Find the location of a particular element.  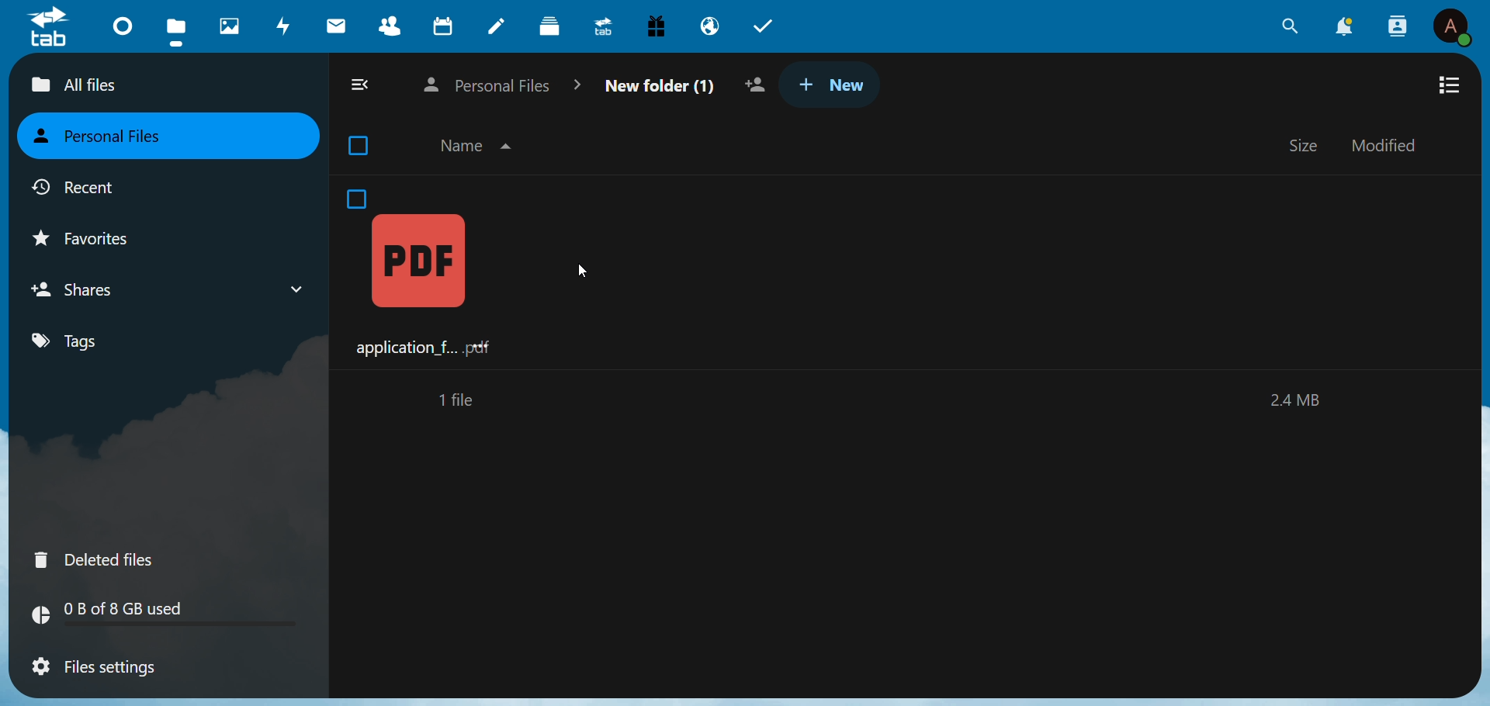

file is located at coordinates (419, 275).